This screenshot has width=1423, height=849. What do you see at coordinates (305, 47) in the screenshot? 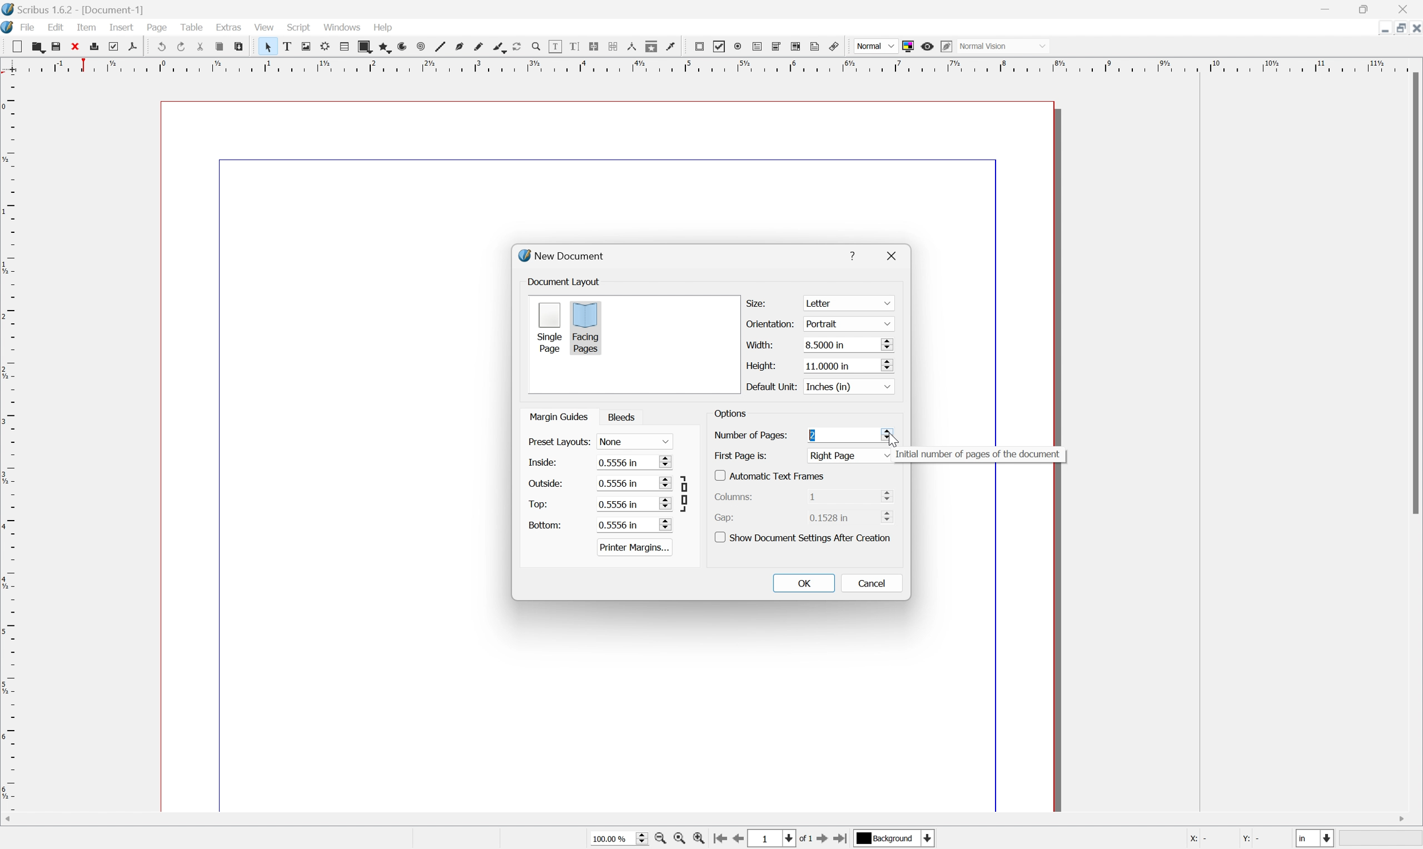
I see `Image frame` at bounding box center [305, 47].